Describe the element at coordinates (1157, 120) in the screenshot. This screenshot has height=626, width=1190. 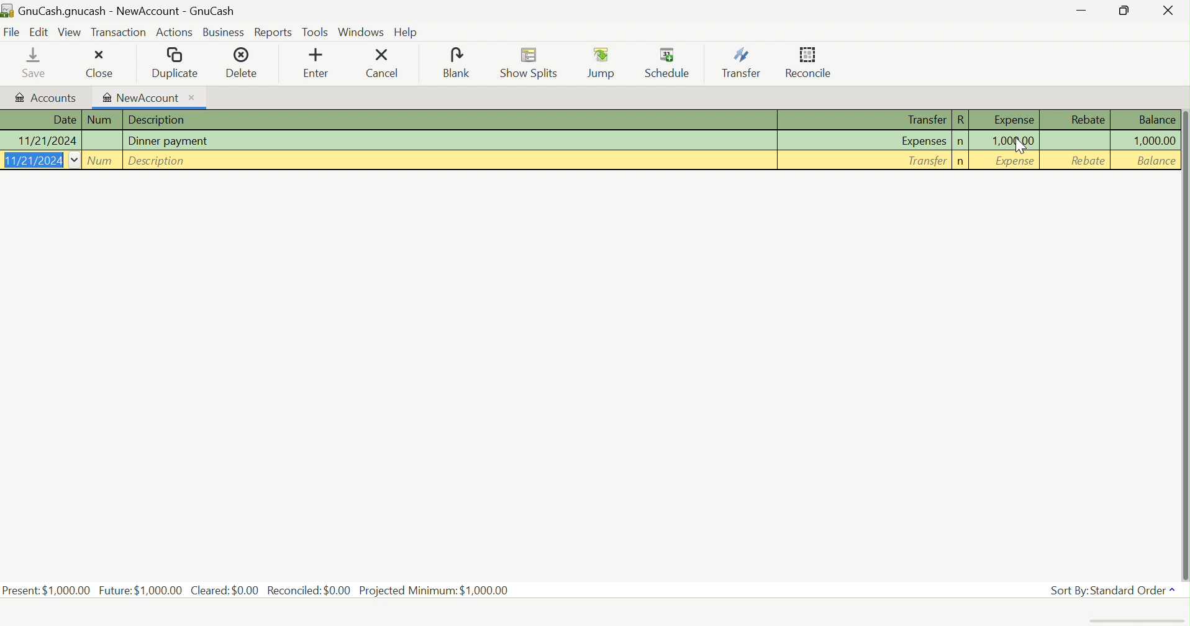
I see `Balance` at that location.